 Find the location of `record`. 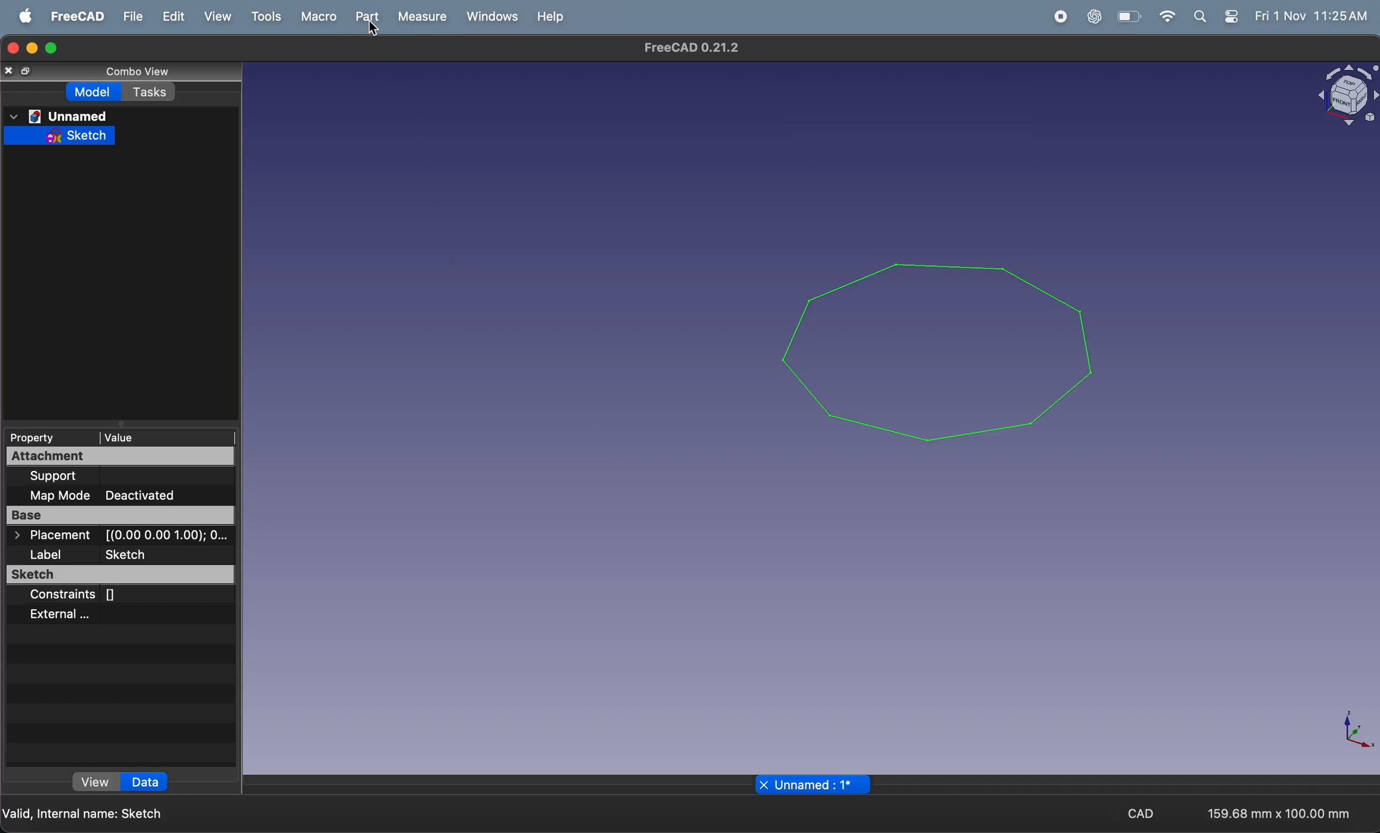

record is located at coordinates (1056, 17).